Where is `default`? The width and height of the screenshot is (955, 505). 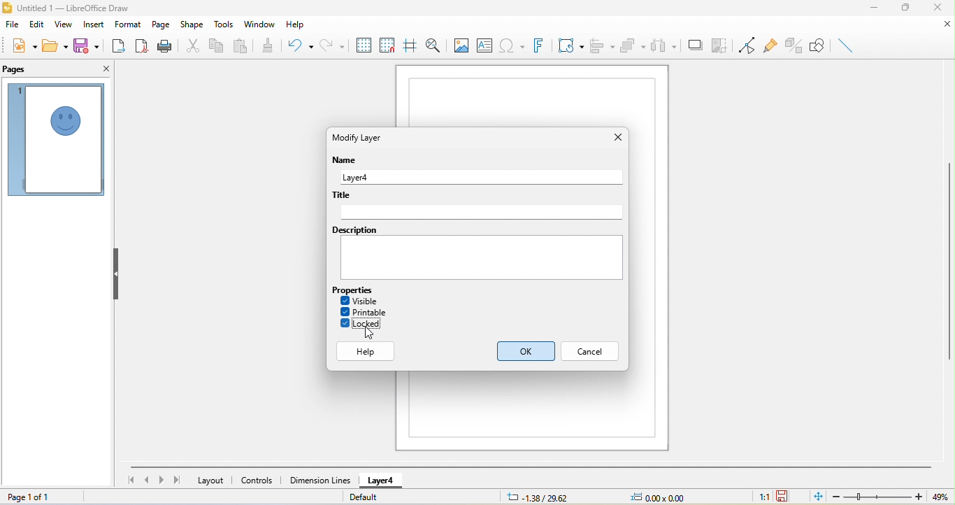 default is located at coordinates (368, 497).